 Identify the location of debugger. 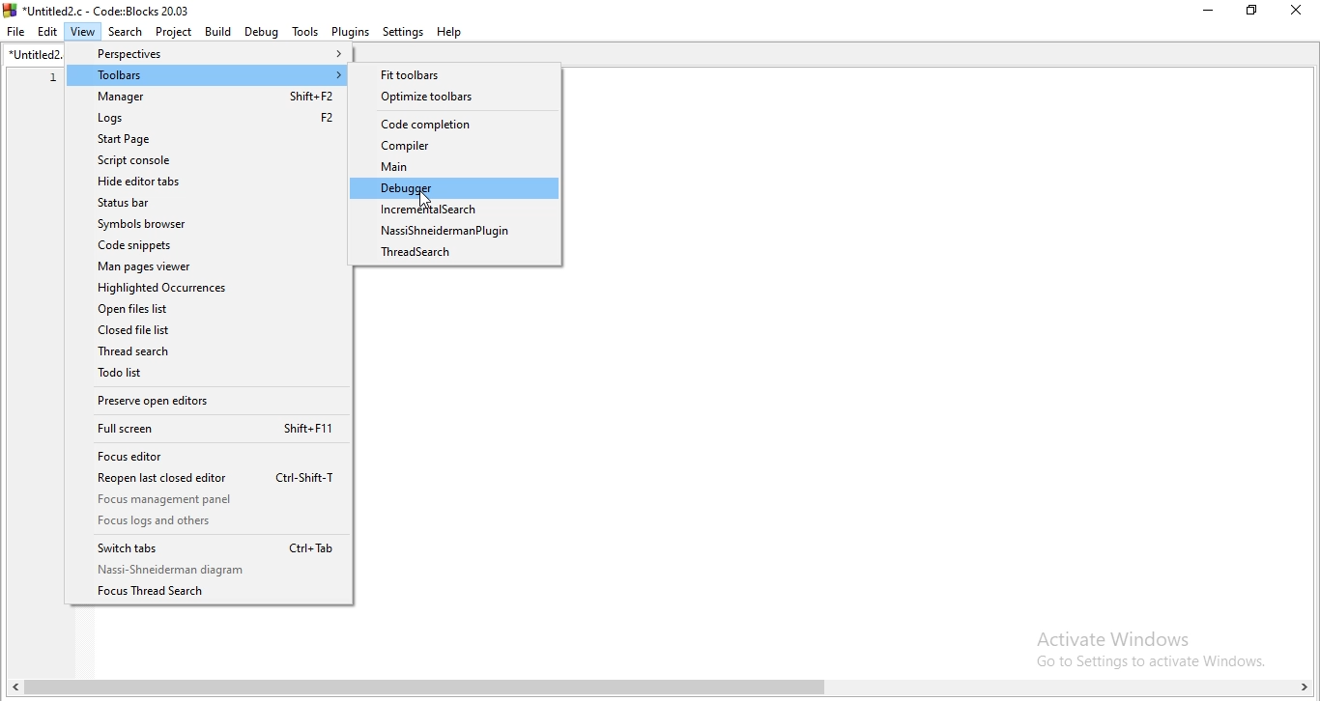
(455, 189).